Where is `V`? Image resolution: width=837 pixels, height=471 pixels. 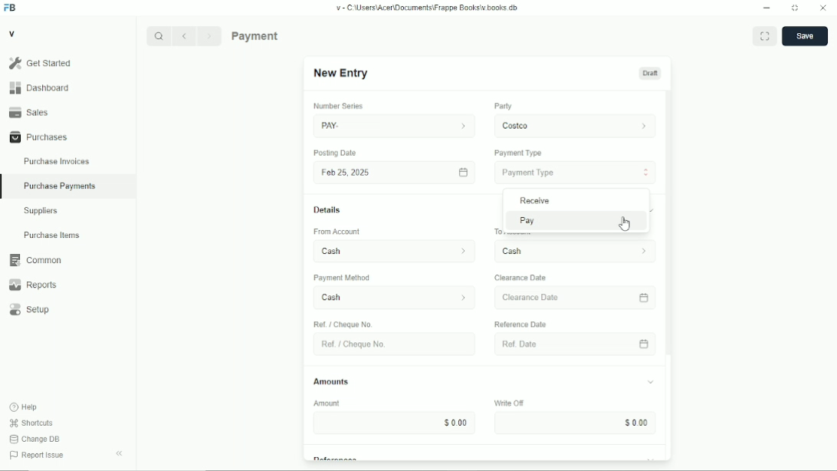 V is located at coordinates (12, 33).